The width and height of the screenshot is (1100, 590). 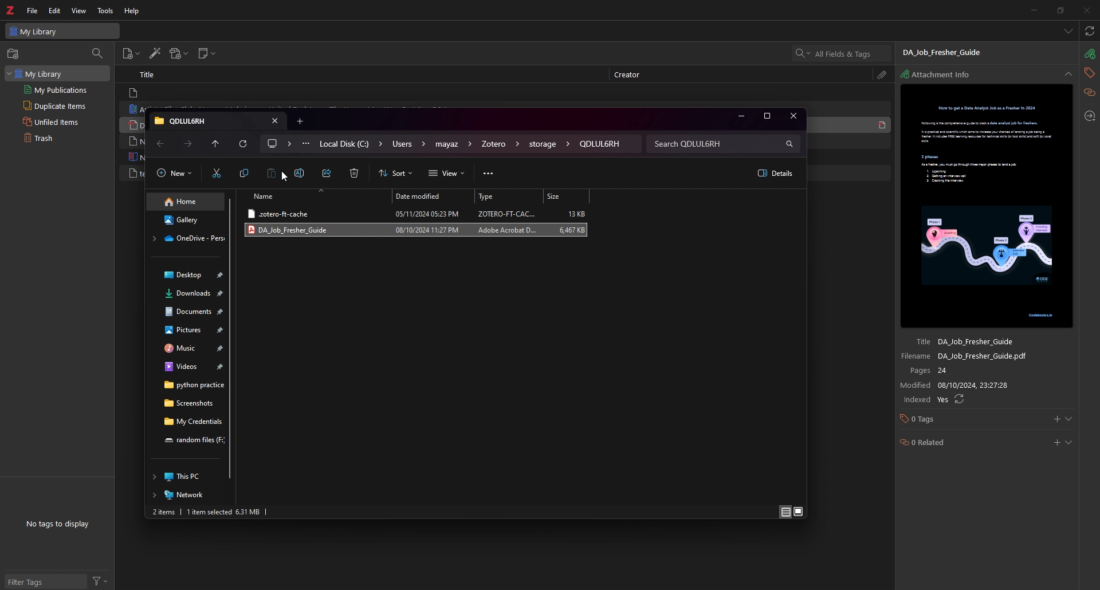 What do you see at coordinates (632, 75) in the screenshot?
I see `creator` at bounding box center [632, 75].